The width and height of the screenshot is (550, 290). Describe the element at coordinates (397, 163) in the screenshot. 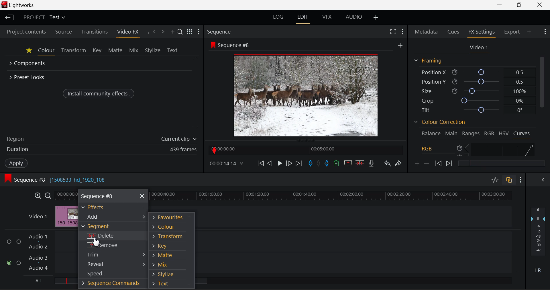

I see `Redo` at that location.